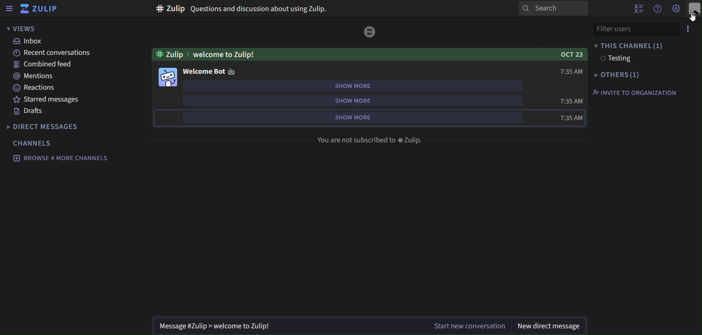 The width and height of the screenshot is (702, 335). Describe the element at coordinates (241, 9) in the screenshot. I see `#zulip questions and discussions about using zulip` at that location.